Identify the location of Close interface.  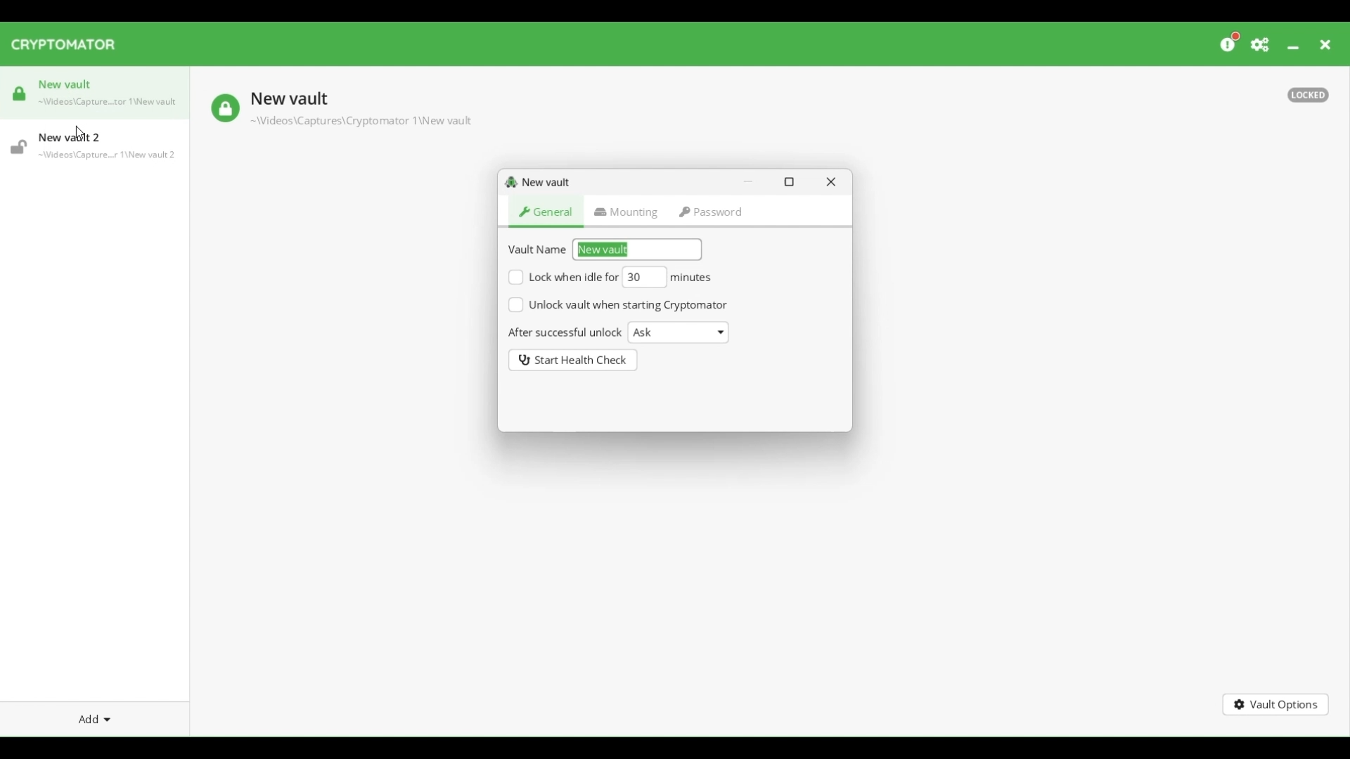
(1325, 46).